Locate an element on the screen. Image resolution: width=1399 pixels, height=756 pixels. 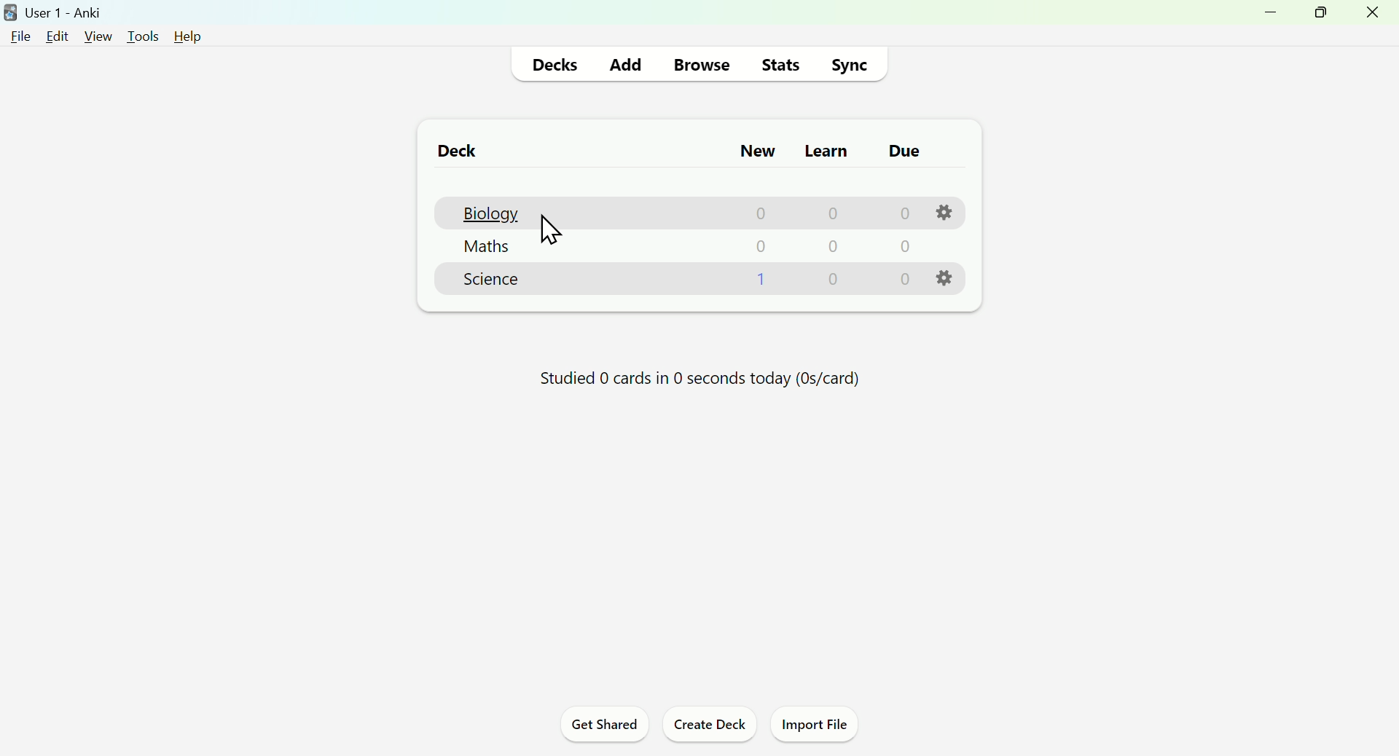
Add is located at coordinates (625, 64).